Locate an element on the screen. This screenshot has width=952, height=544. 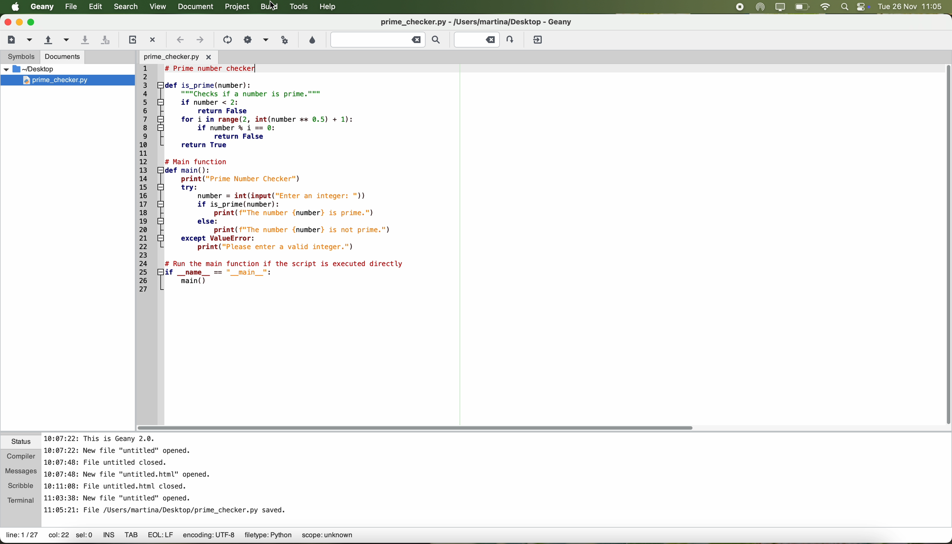
option is located at coordinates (265, 39).